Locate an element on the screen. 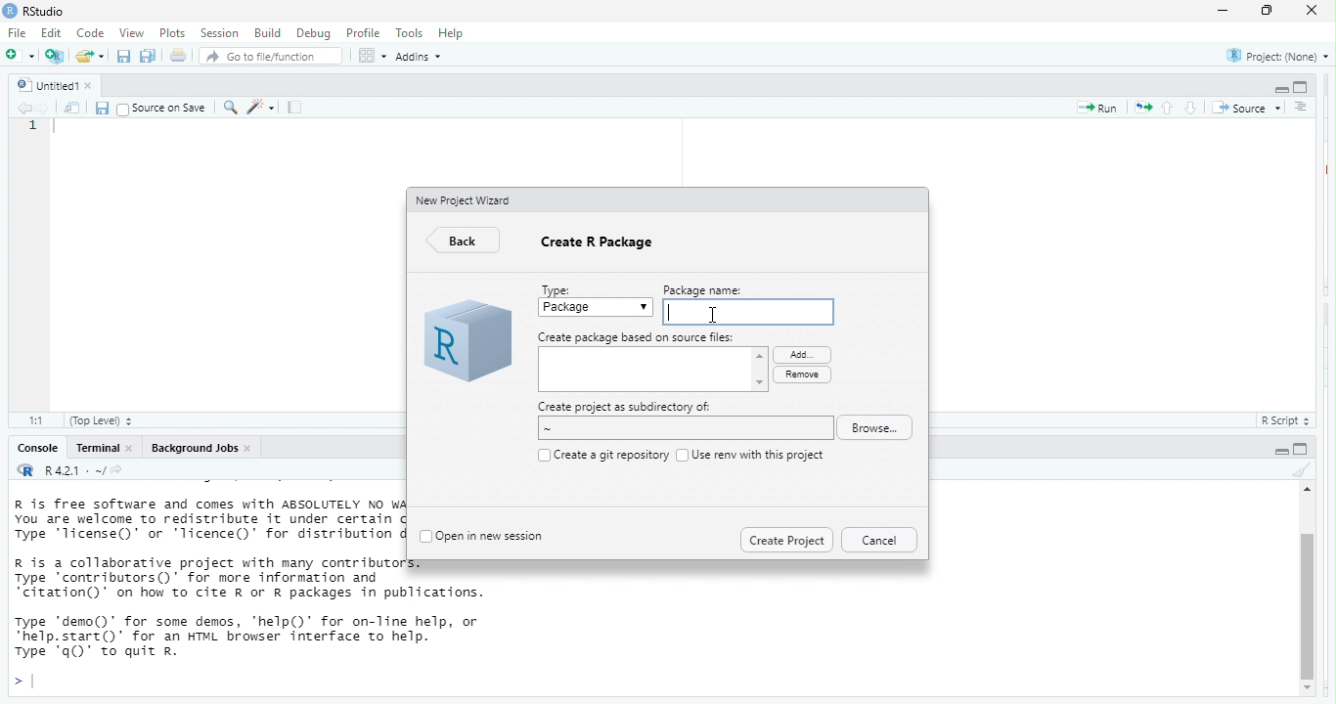  (Top Level)  is located at coordinates (102, 421).